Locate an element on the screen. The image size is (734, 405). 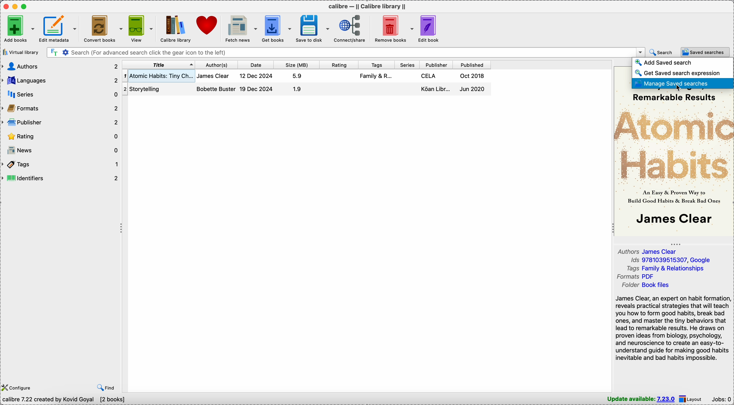
authors is located at coordinates (60, 66).